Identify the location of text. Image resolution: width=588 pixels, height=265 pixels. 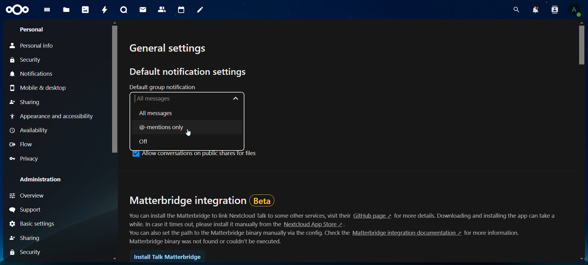
(496, 234).